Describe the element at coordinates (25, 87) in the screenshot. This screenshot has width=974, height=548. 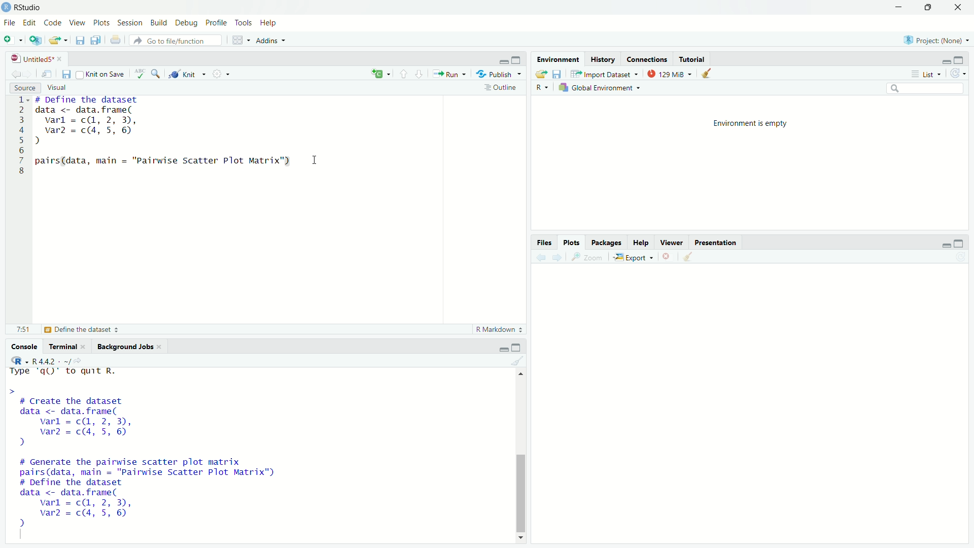
I see `Source` at that location.